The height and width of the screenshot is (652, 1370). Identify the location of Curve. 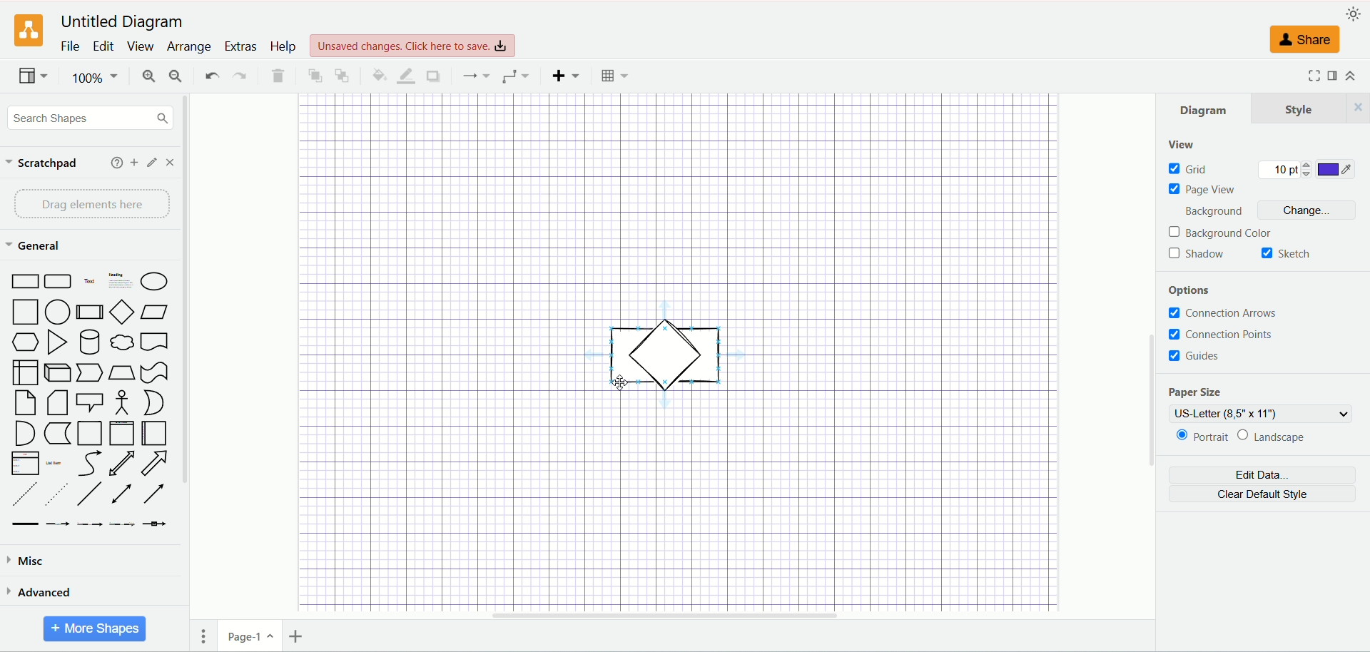
(91, 464).